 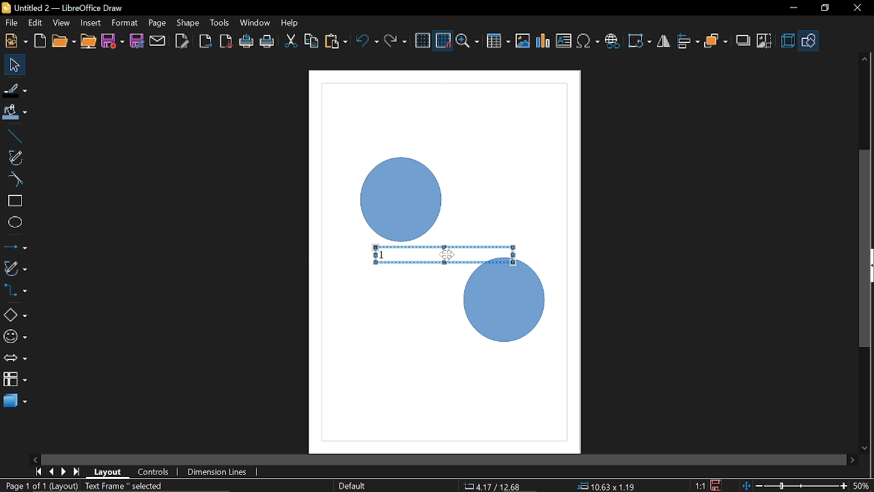 What do you see at coordinates (15, 339) in the screenshot?
I see `symbol shapes` at bounding box center [15, 339].